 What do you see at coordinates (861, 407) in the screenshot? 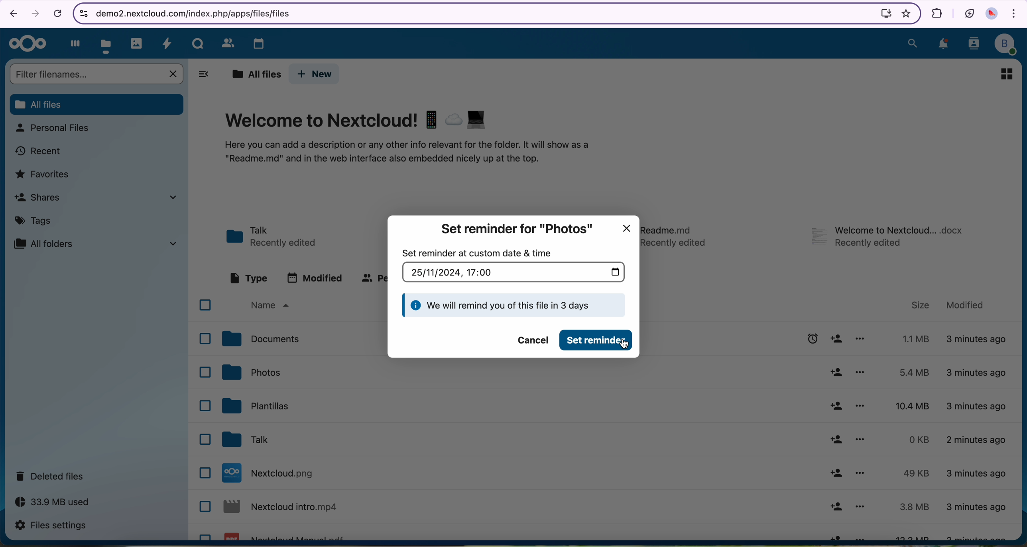
I see `more options` at bounding box center [861, 407].